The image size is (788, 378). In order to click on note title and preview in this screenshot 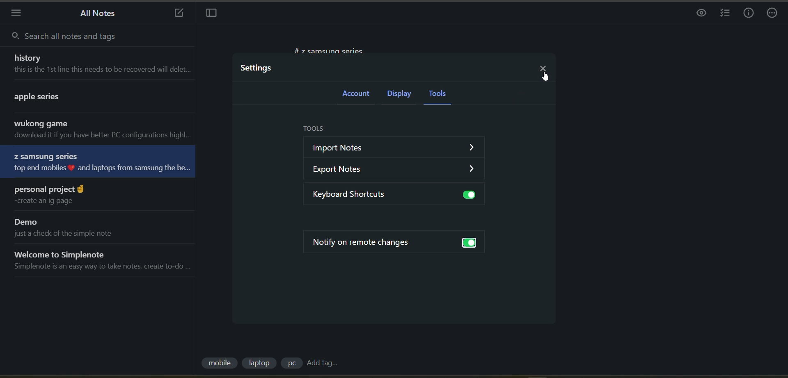, I will do `click(53, 196)`.